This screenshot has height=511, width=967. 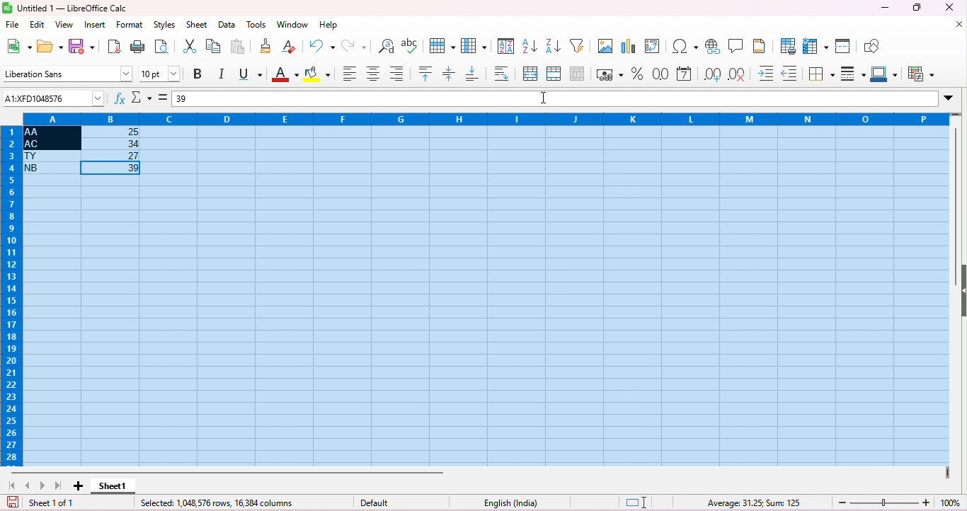 I want to click on font size, so click(x=160, y=74).